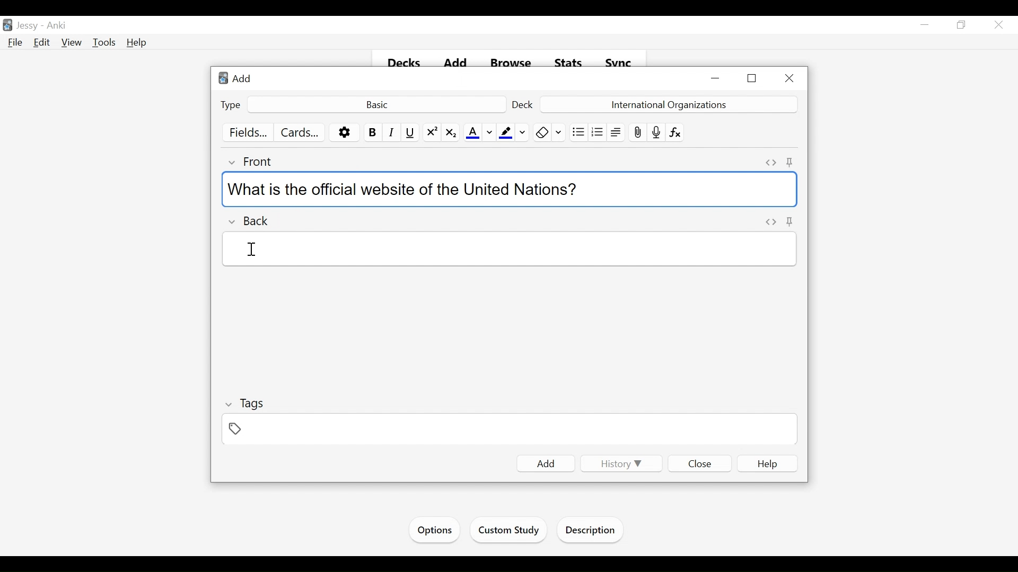 The image size is (1018, 572). What do you see at coordinates (577, 131) in the screenshot?
I see `Unordered list` at bounding box center [577, 131].